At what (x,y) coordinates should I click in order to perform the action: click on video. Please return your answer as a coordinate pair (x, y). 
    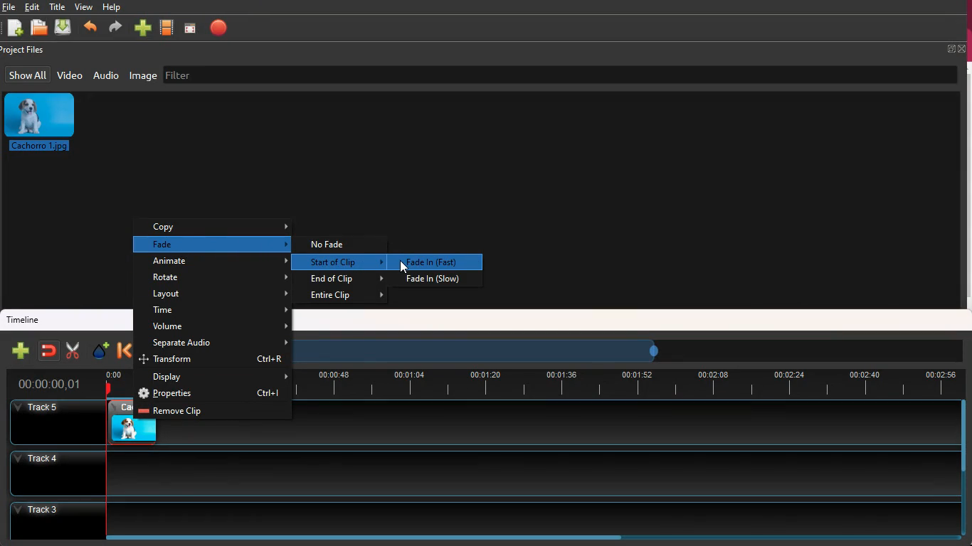
    Looking at the image, I should click on (70, 75).